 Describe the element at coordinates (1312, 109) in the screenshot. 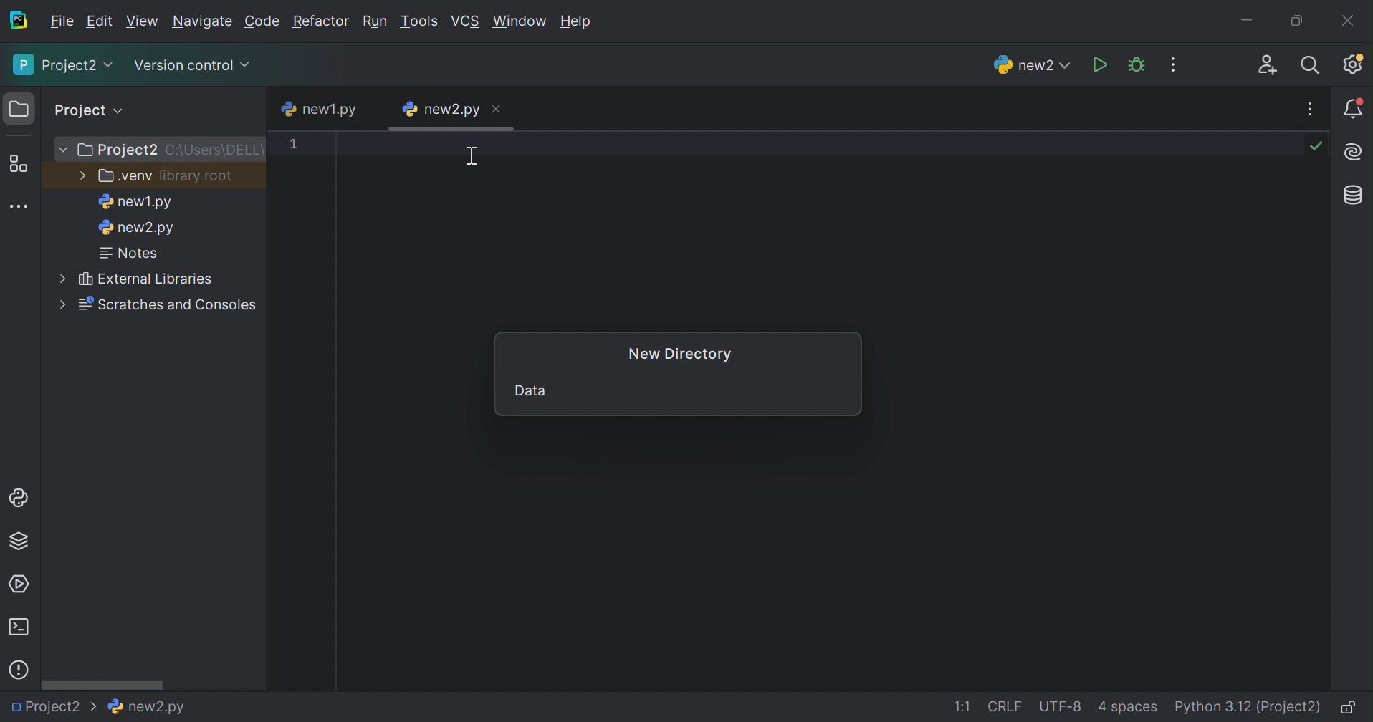

I see `Recent file, tab actions, and more` at that location.